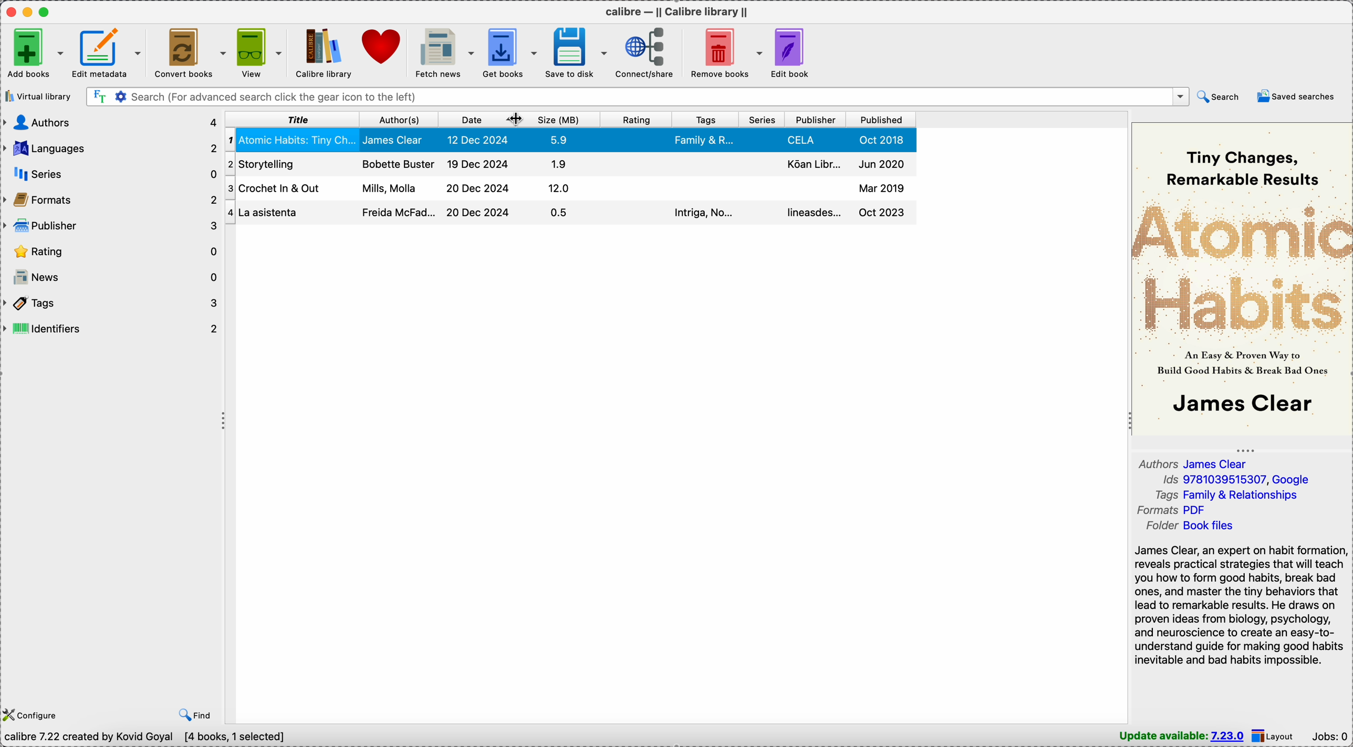 The width and height of the screenshot is (1353, 747). What do you see at coordinates (637, 96) in the screenshot?
I see `search bar` at bounding box center [637, 96].